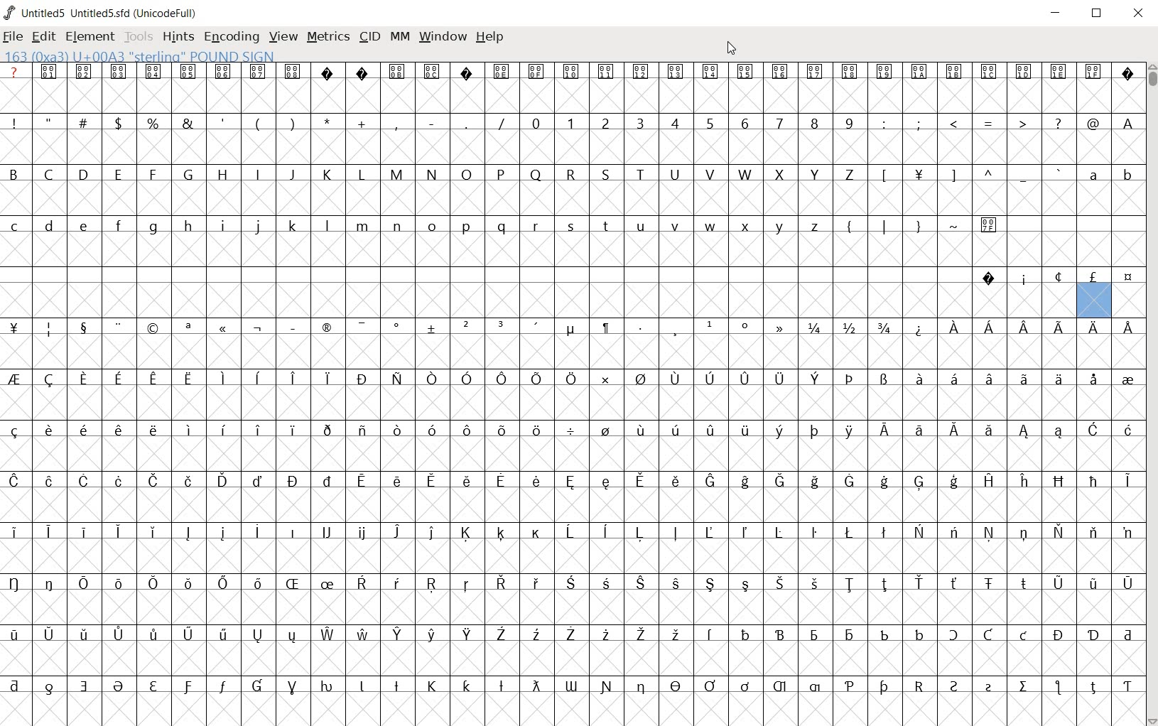 The width and height of the screenshot is (1158, 726). I want to click on Symbol, so click(814, 71).